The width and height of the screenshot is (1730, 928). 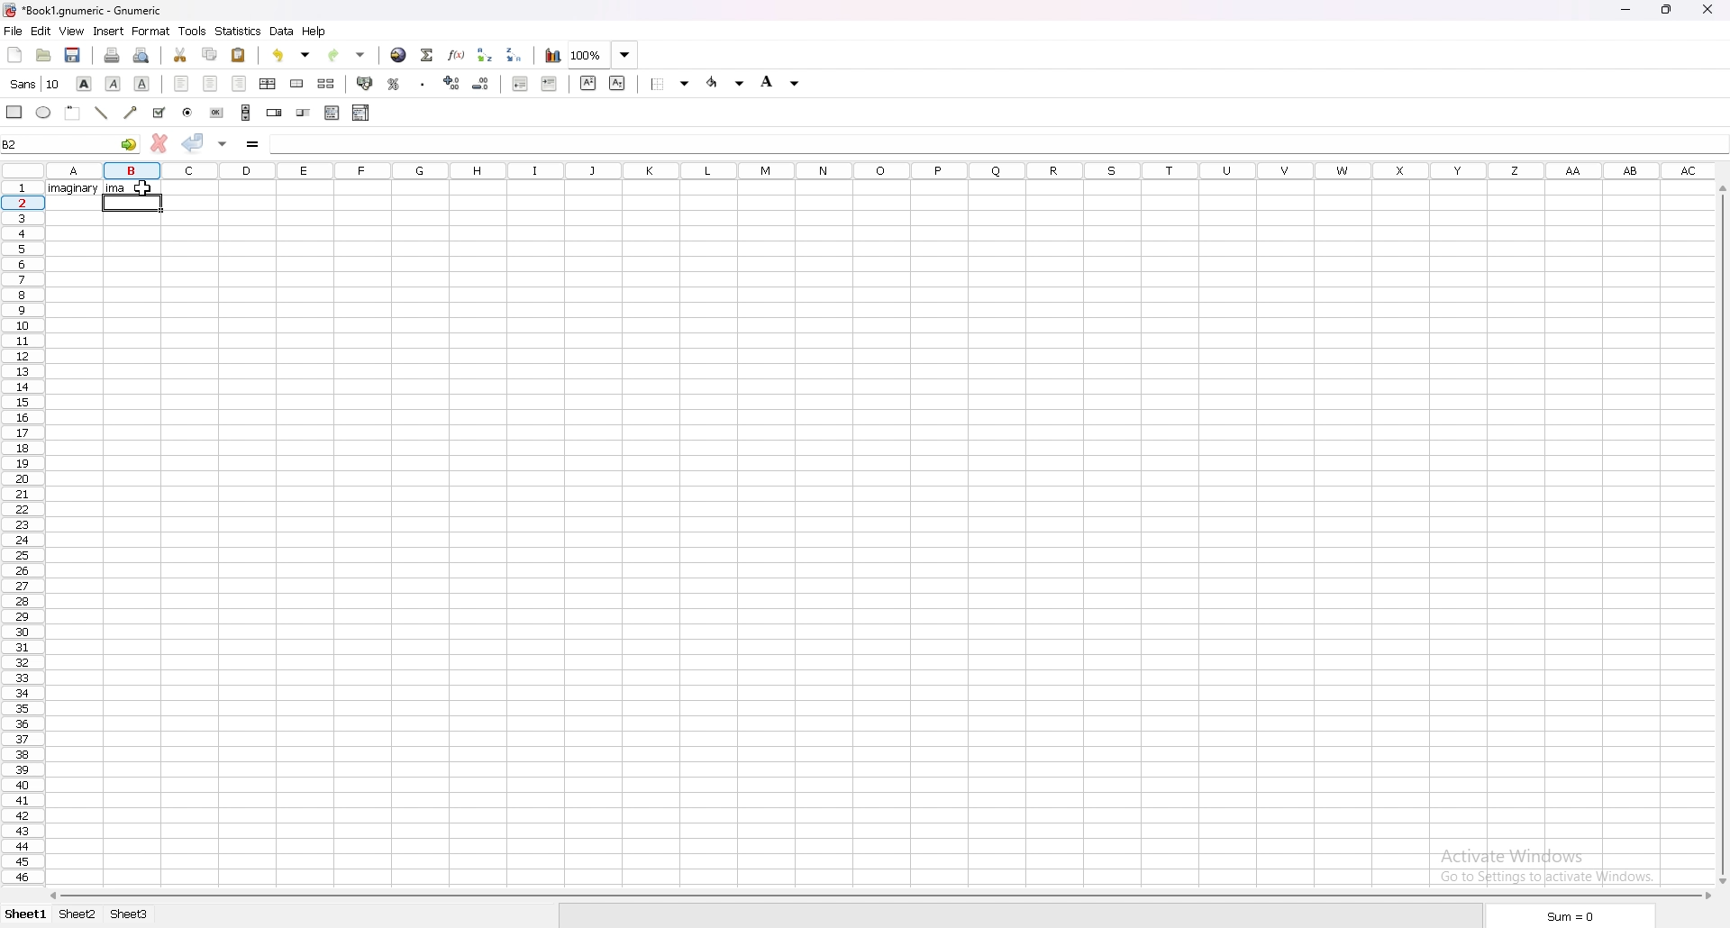 I want to click on list, so click(x=332, y=114).